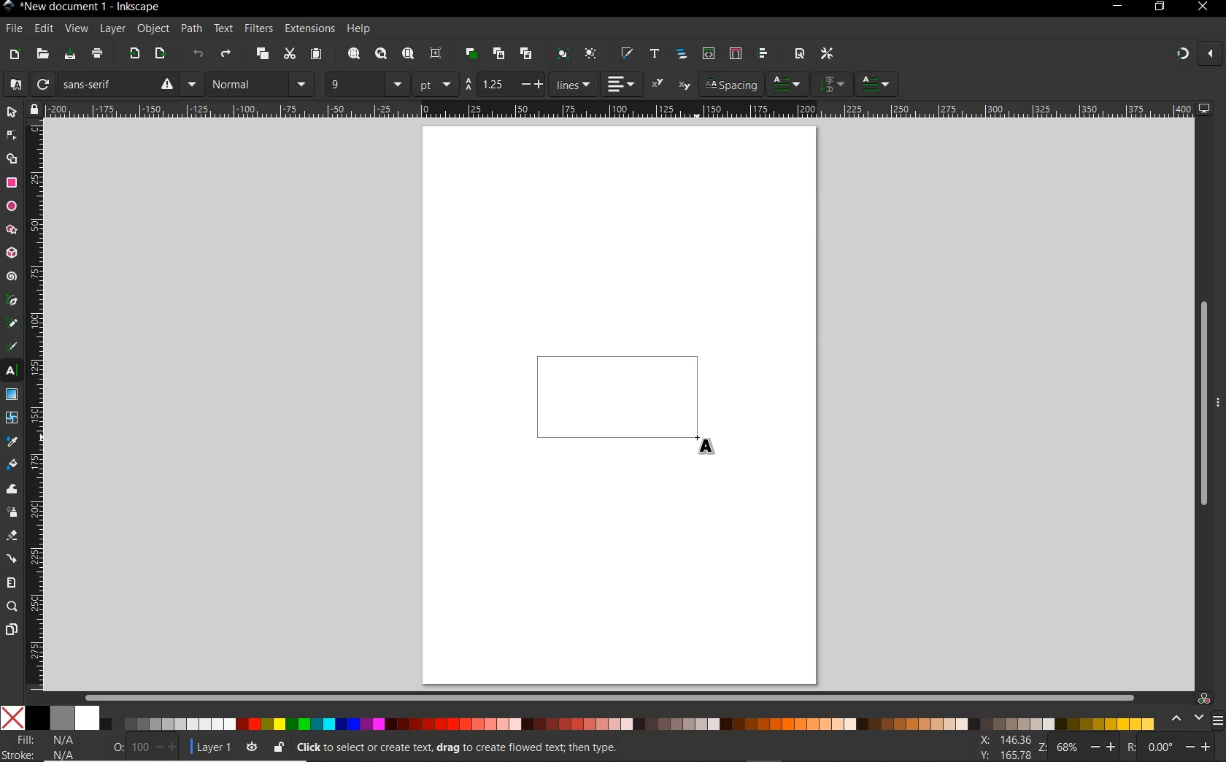 The height and width of the screenshot is (762, 1226). What do you see at coordinates (12, 207) in the screenshot?
I see `ellipse` at bounding box center [12, 207].